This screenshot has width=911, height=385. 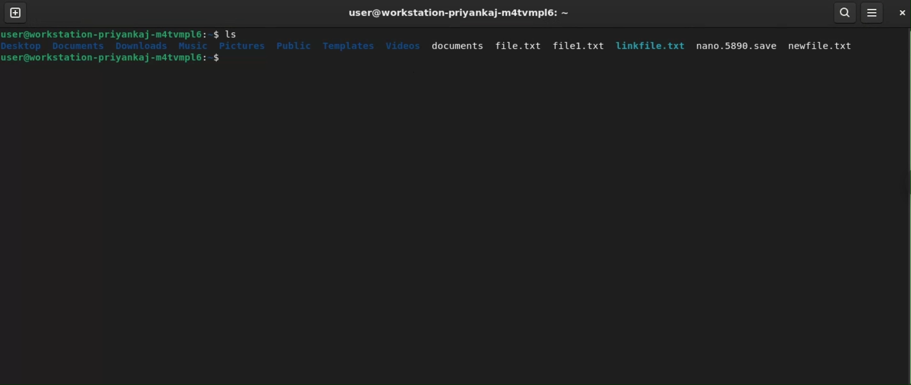 What do you see at coordinates (350, 47) in the screenshot?
I see `templates` at bounding box center [350, 47].